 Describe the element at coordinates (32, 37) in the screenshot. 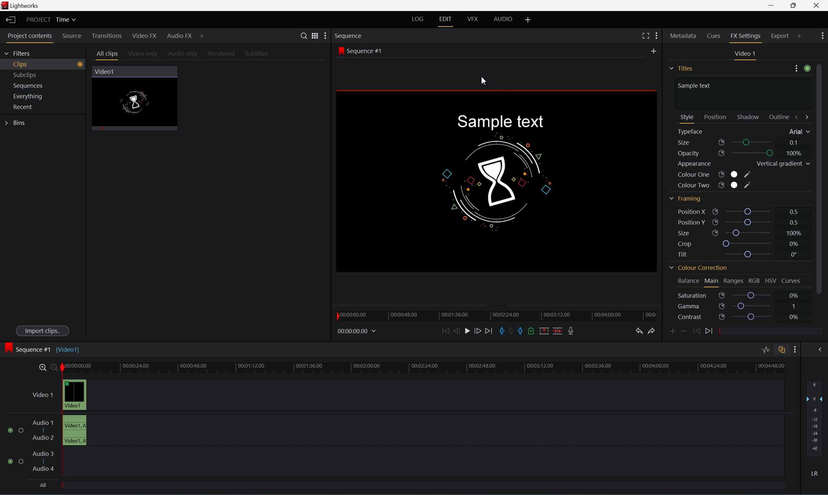

I see `projects controls` at that location.